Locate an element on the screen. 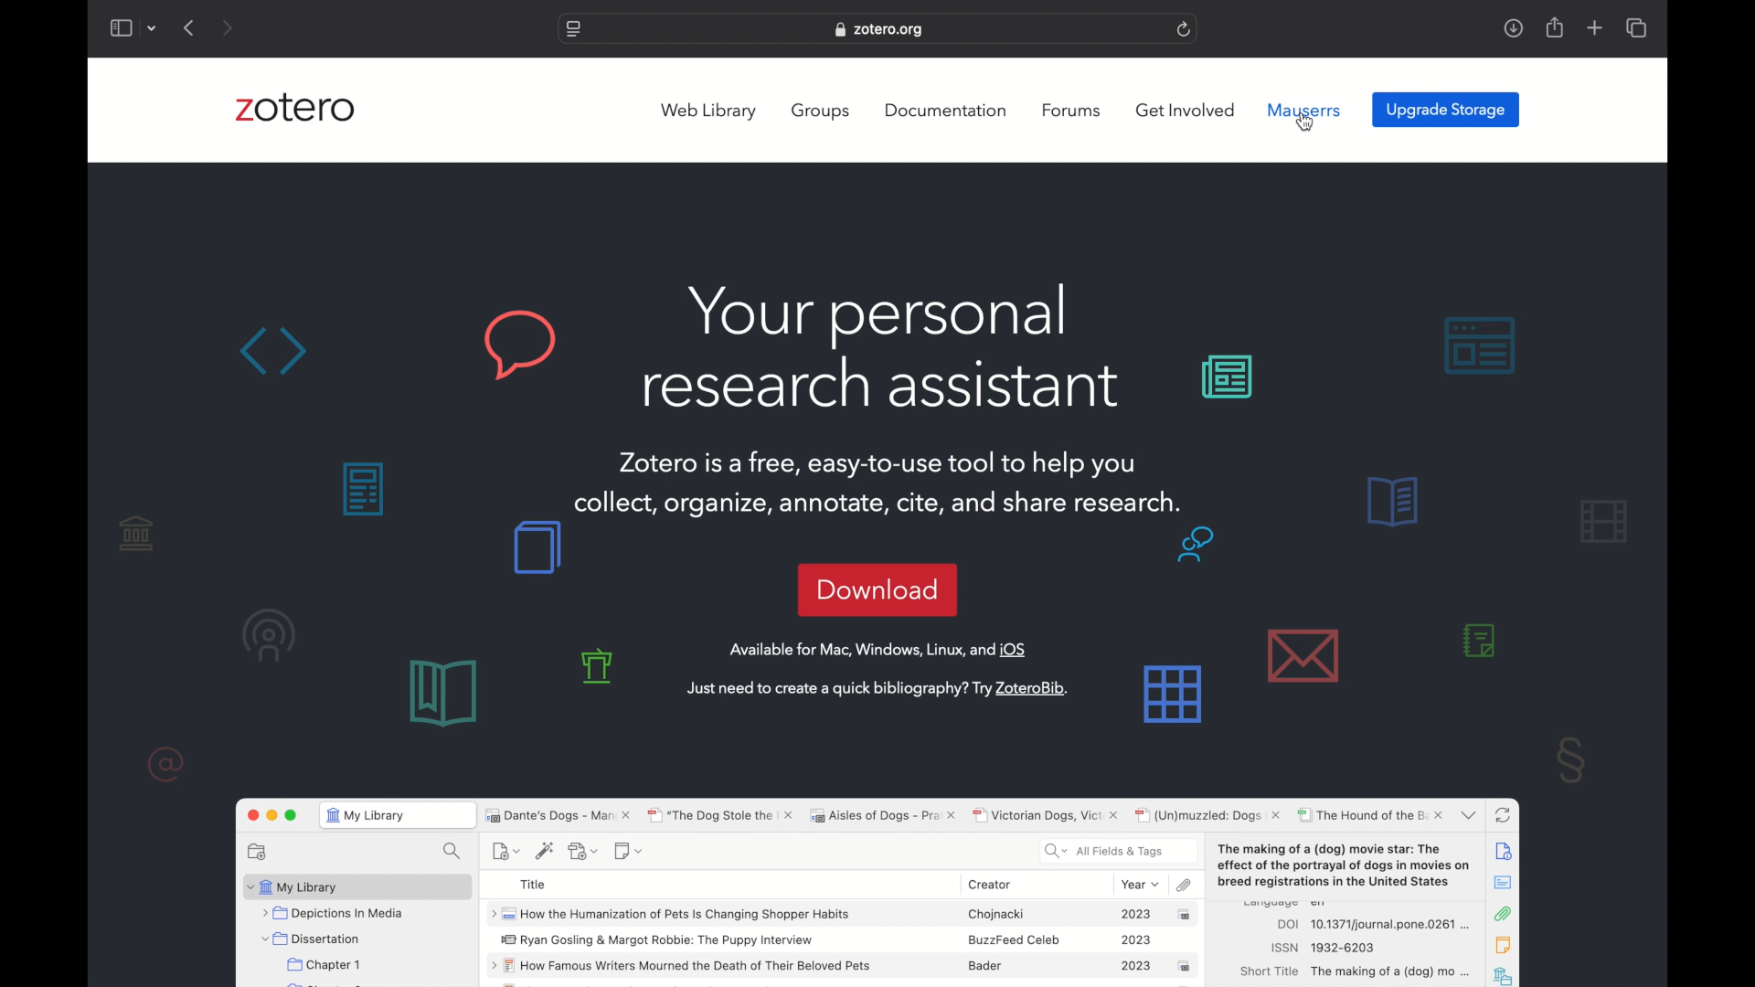  zotero is located at coordinates (296, 108).